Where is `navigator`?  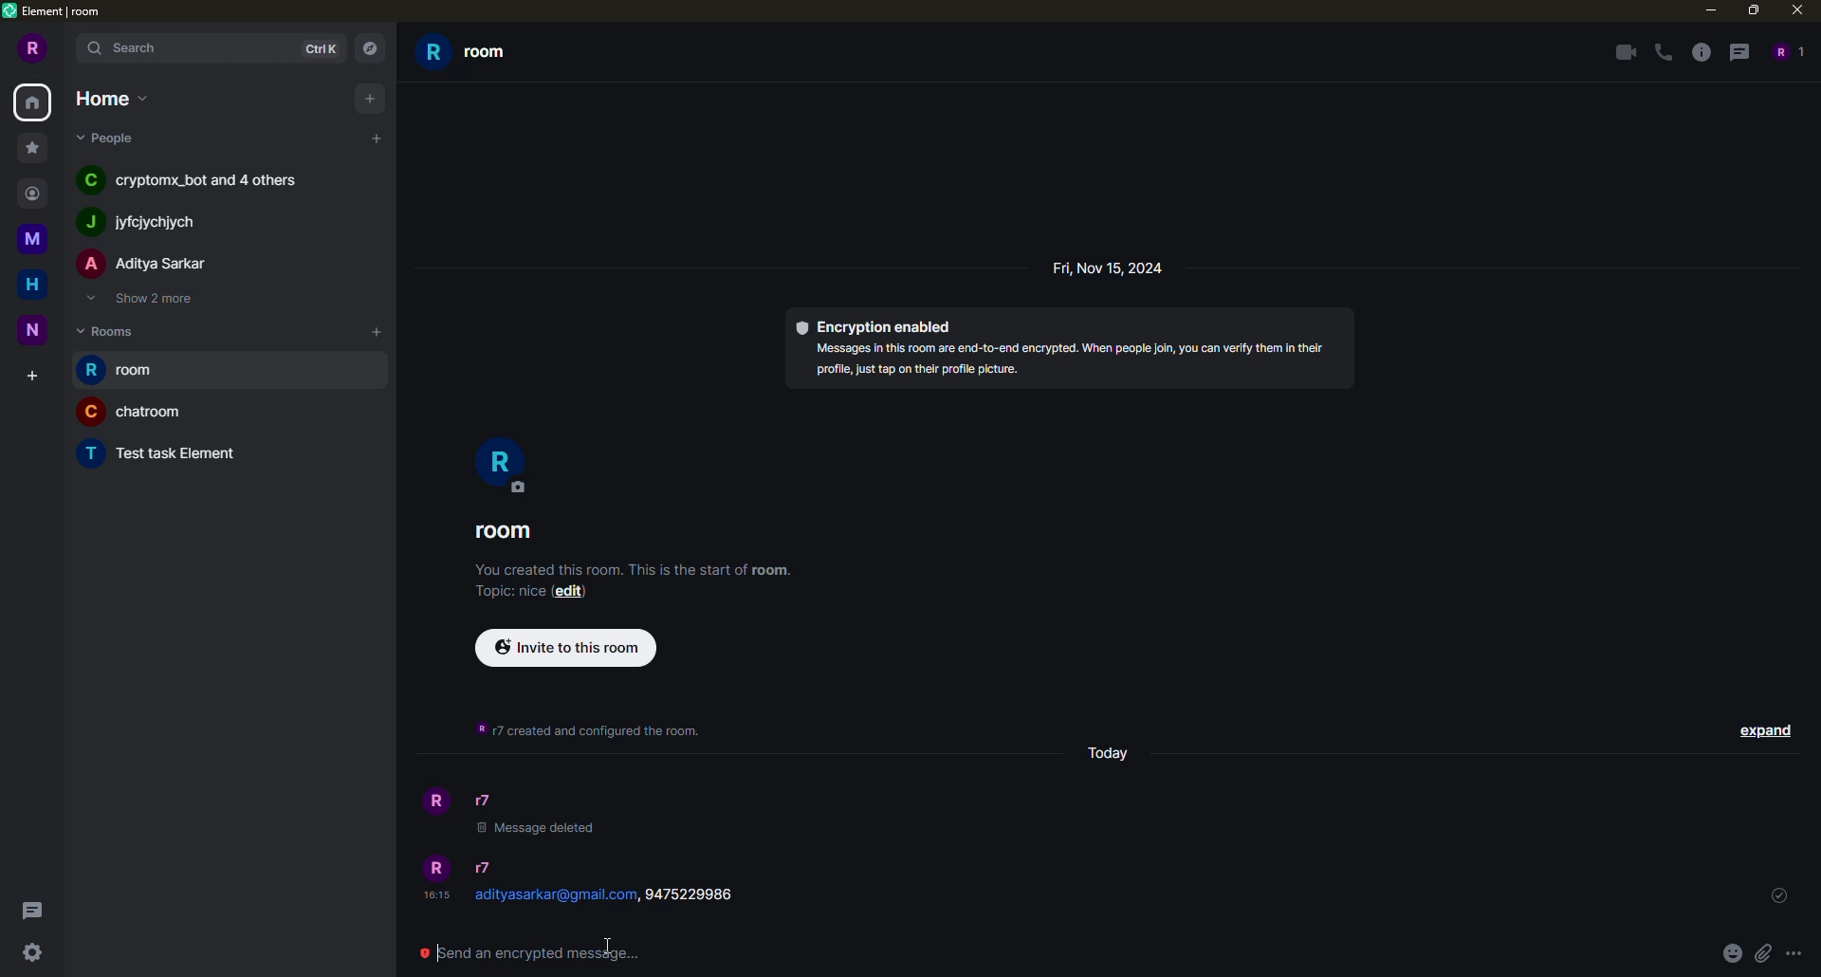
navigator is located at coordinates (368, 48).